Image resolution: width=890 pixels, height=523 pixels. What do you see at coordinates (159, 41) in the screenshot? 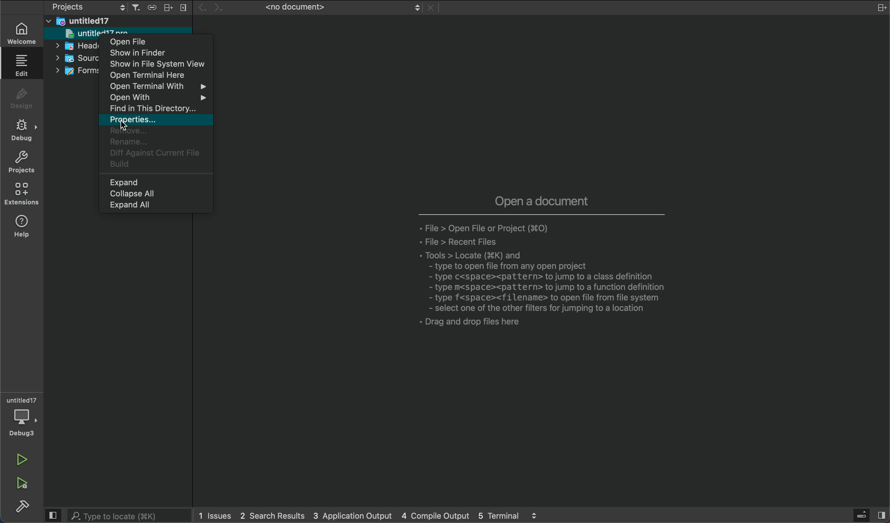
I see `open file` at bounding box center [159, 41].